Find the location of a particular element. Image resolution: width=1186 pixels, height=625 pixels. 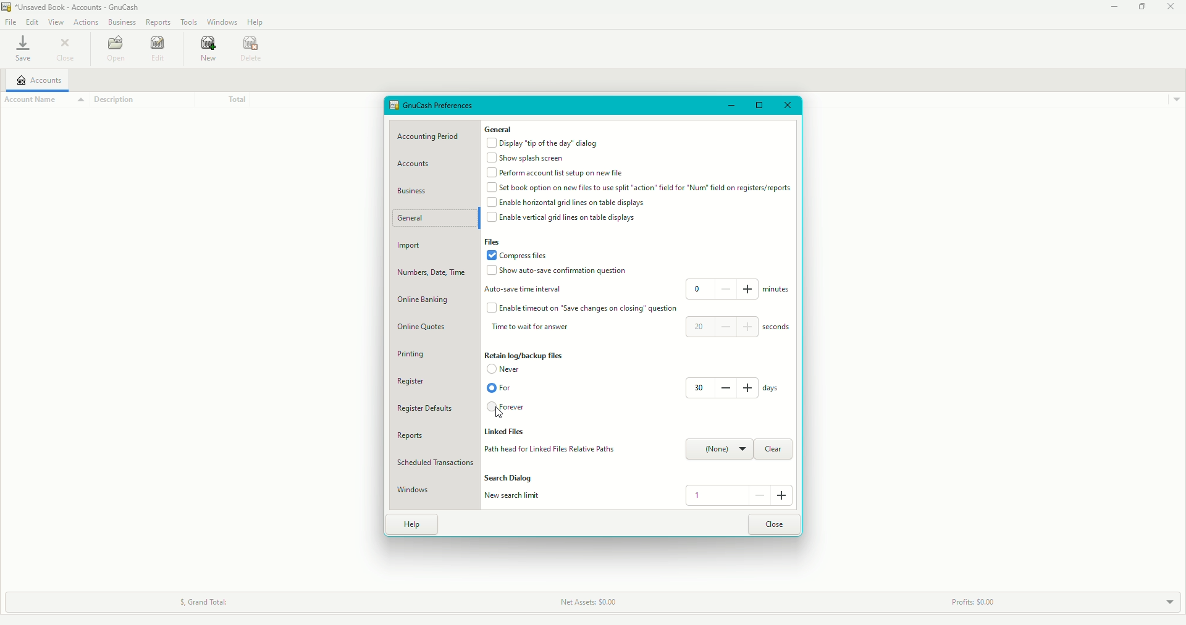

minutes is located at coordinates (778, 292).